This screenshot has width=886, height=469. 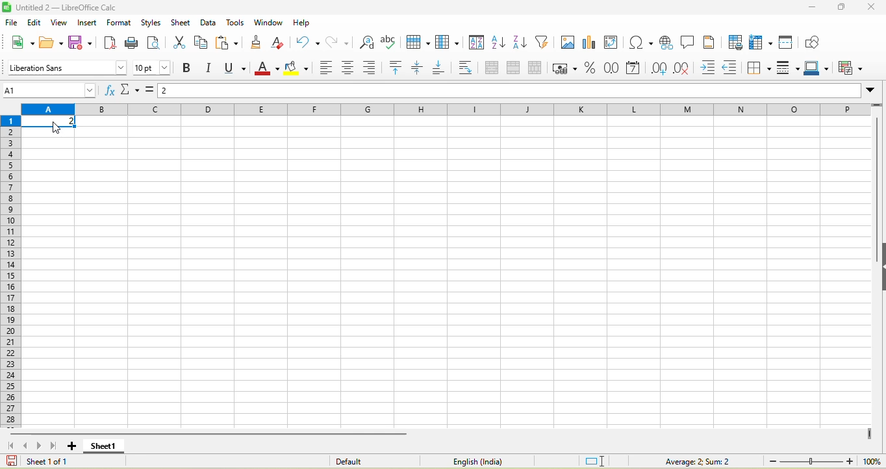 I want to click on rows, so click(x=11, y=271).